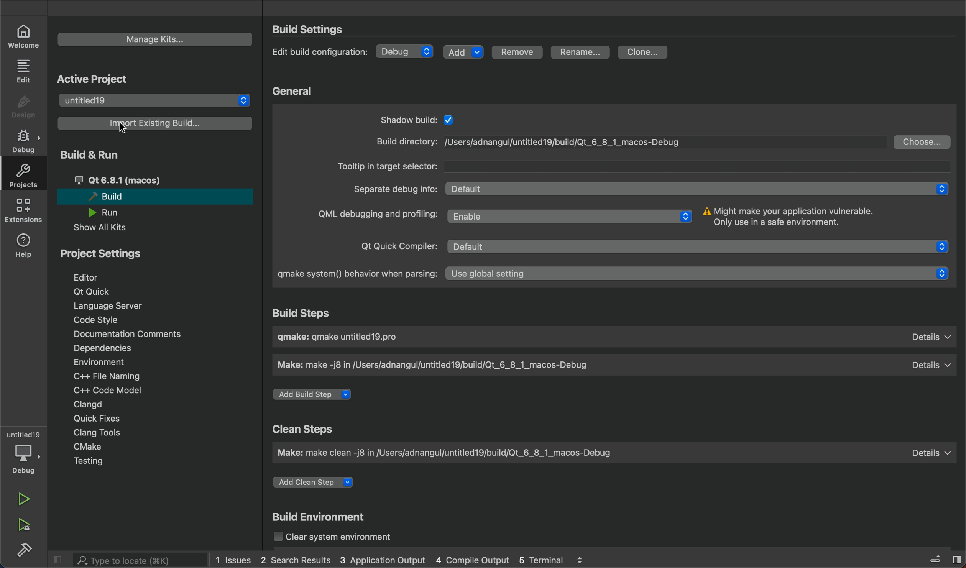  What do you see at coordinates (117, 253) in the screenshot?
I see `project setting ` at bounding box center [117, 253].